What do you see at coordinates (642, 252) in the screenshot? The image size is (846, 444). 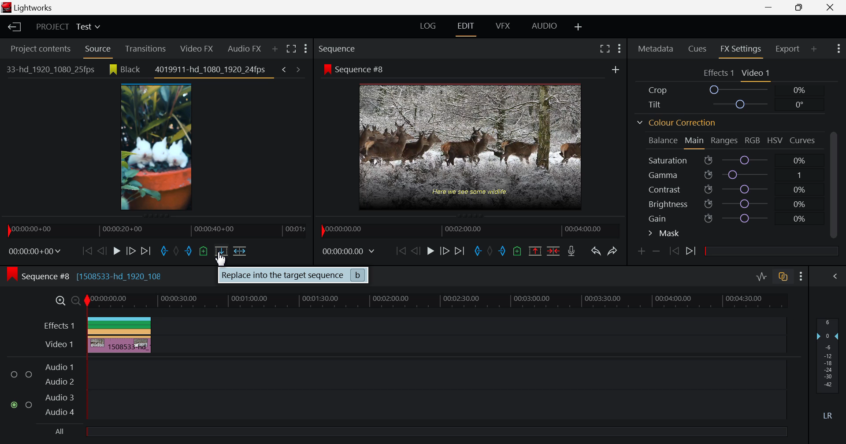 I see `Add keyframe` at bounding box center [642, 252].